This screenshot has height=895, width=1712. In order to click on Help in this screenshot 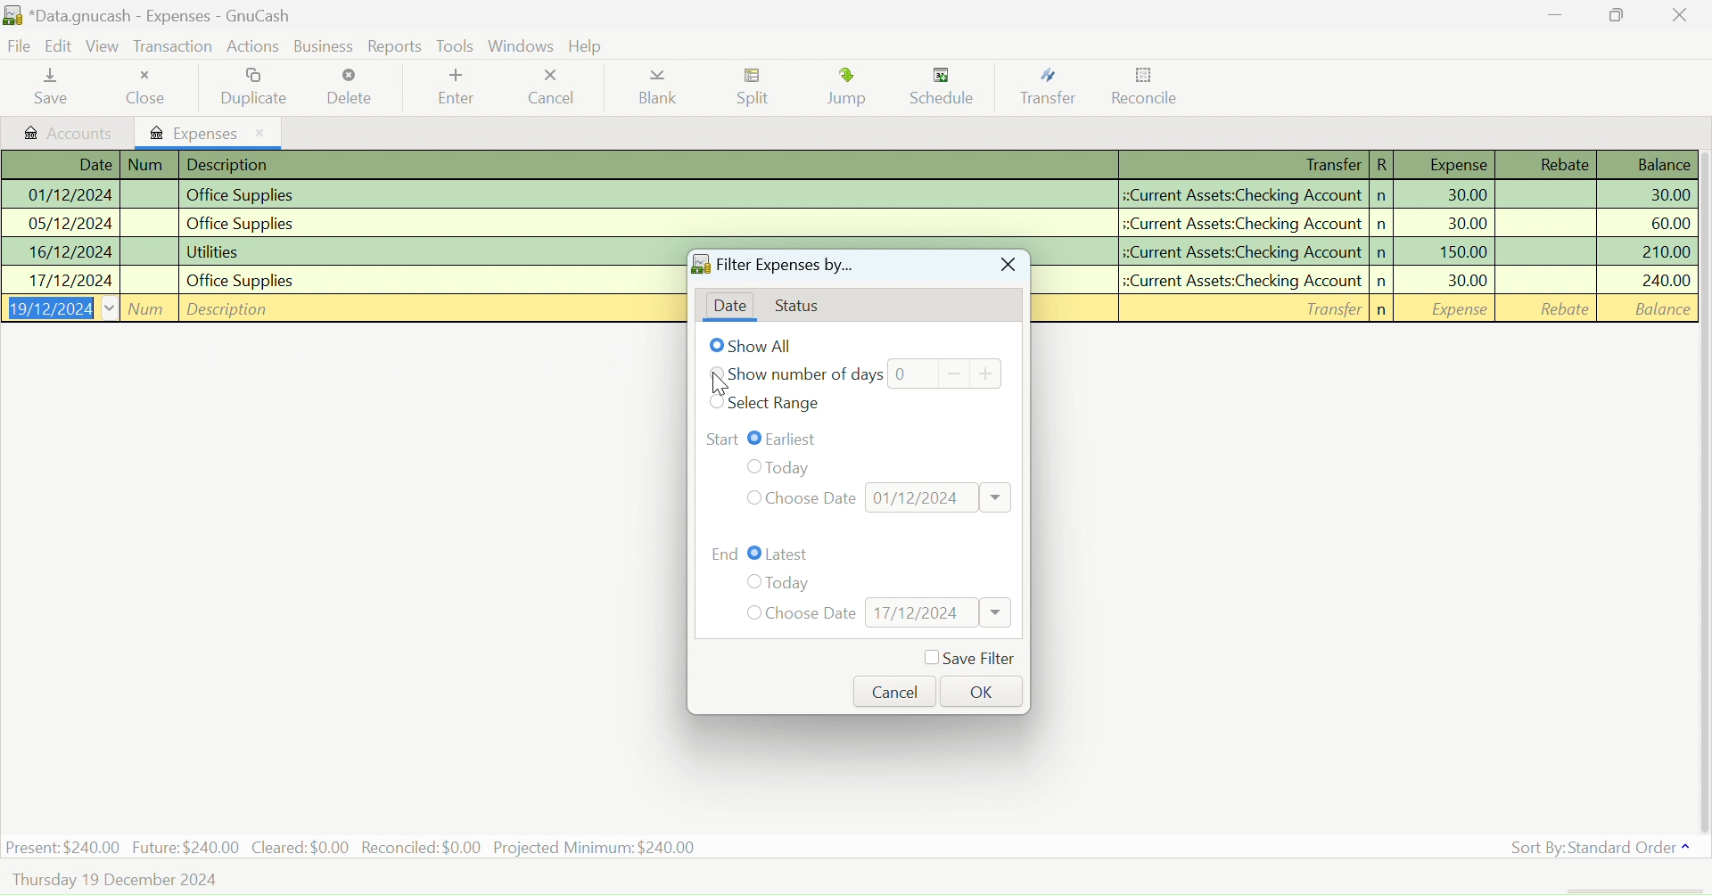, I will do `click(588, 46)`.